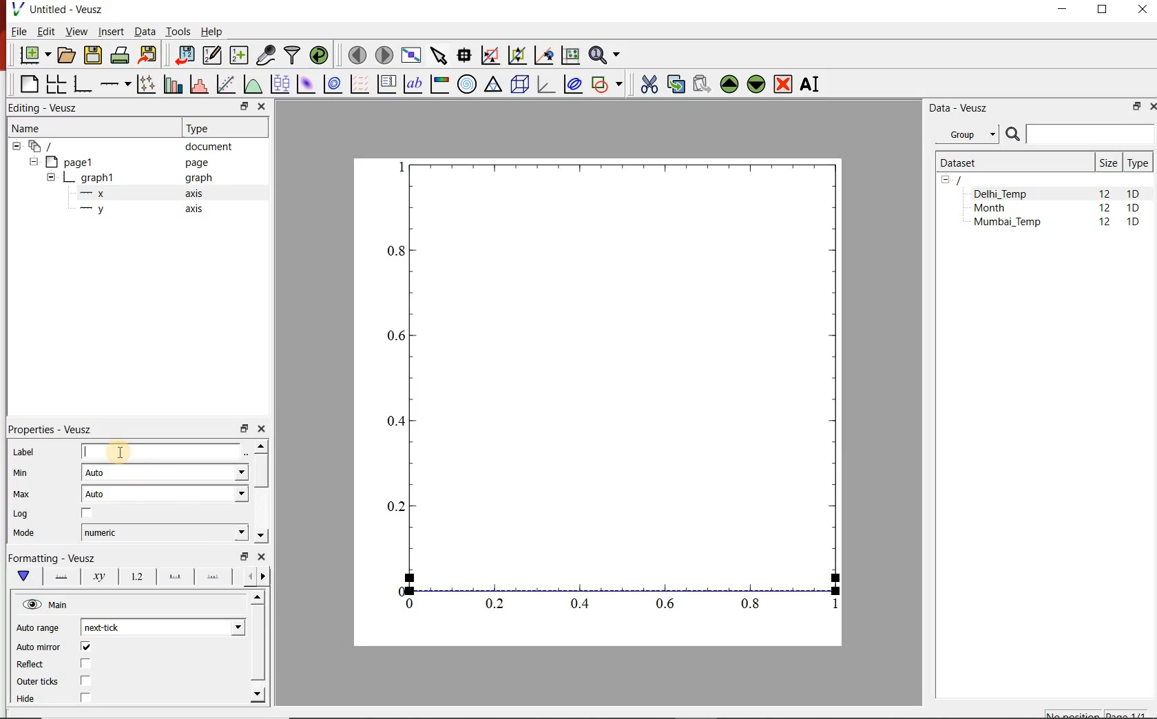  Describe the element at coordinates (259, 648) in the screenshot. I see `scrollbar` at that location.